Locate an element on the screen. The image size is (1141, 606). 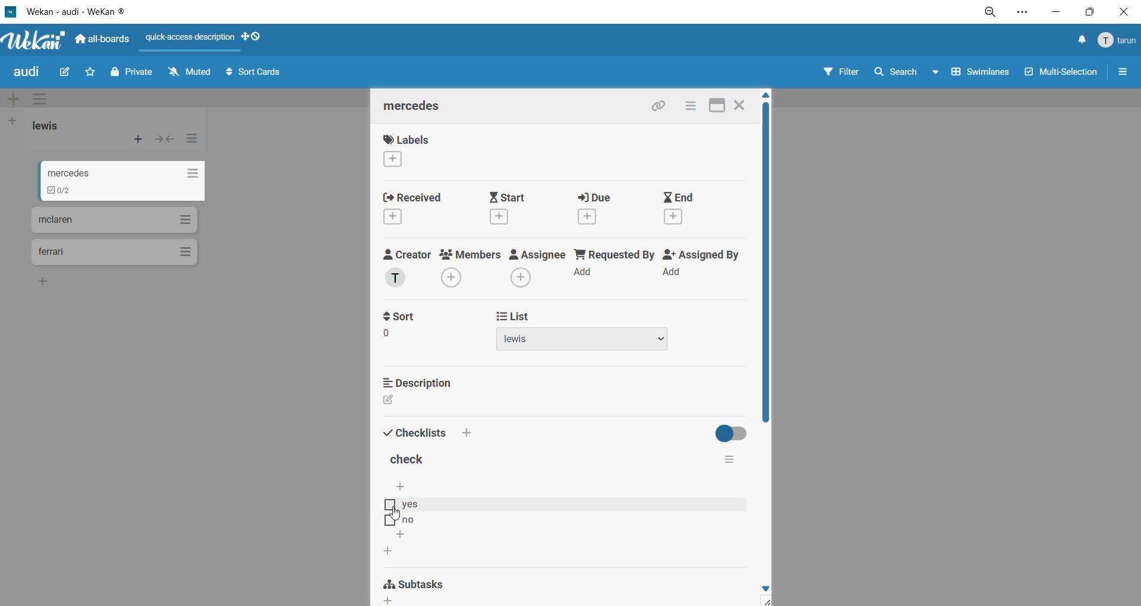
swimlane actions is located at coordinates (38, 96).